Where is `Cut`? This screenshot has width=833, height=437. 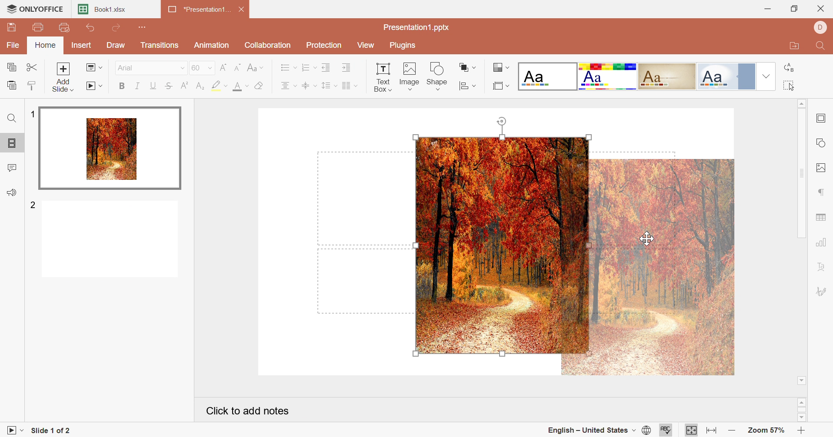 Cut is located at coordinates (32, 67).